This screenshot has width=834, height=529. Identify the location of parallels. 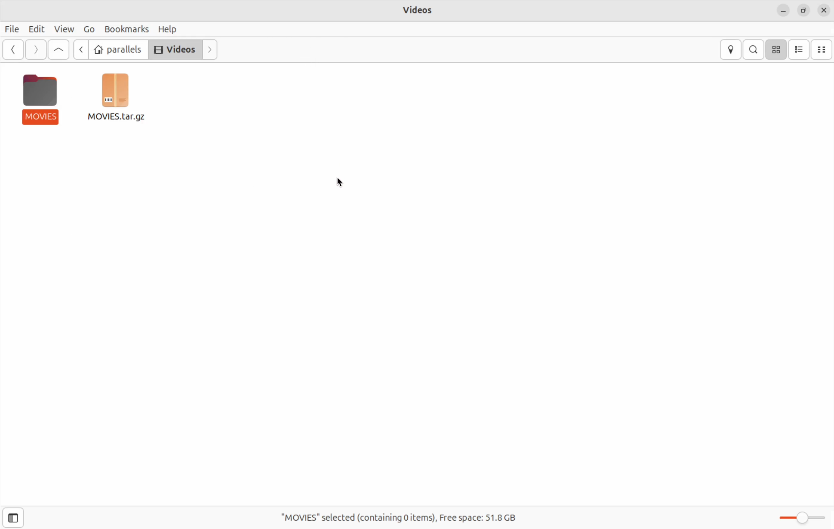
(118, 50).